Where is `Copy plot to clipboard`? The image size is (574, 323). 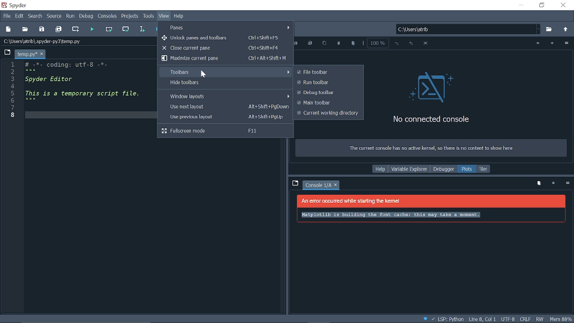
Copy plot to clipboard is located at coordinates (324, 44).